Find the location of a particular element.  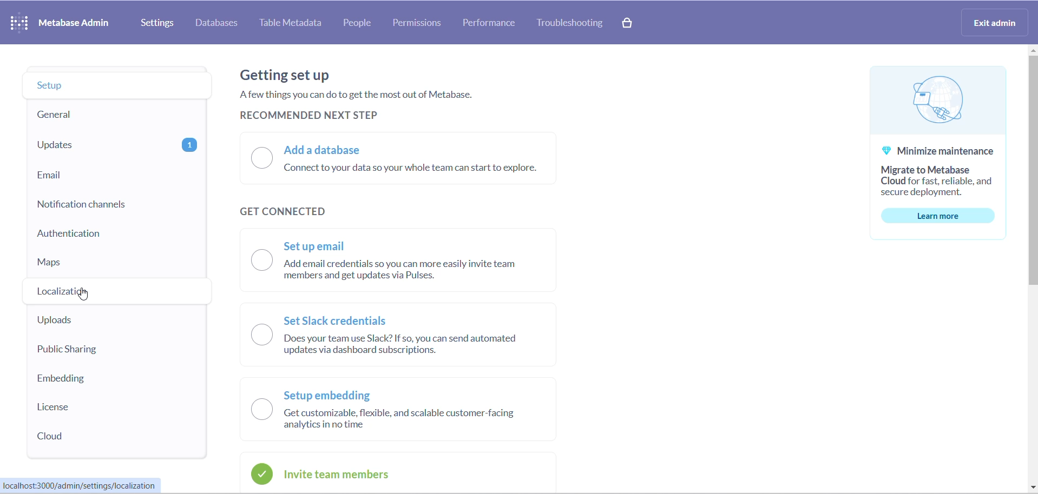

PERFORMANCE is located at coordinates (494, 23).